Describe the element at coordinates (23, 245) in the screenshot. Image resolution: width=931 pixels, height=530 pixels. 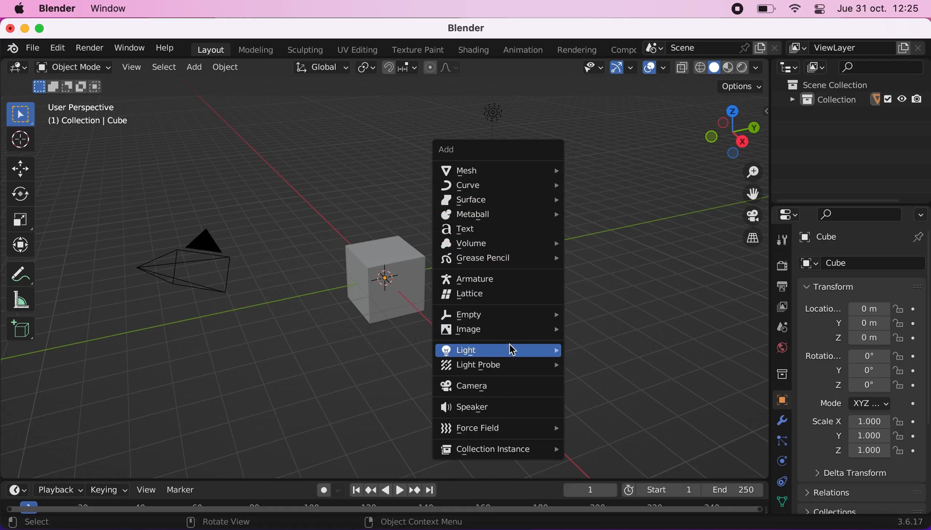
I see `transform` at that location.